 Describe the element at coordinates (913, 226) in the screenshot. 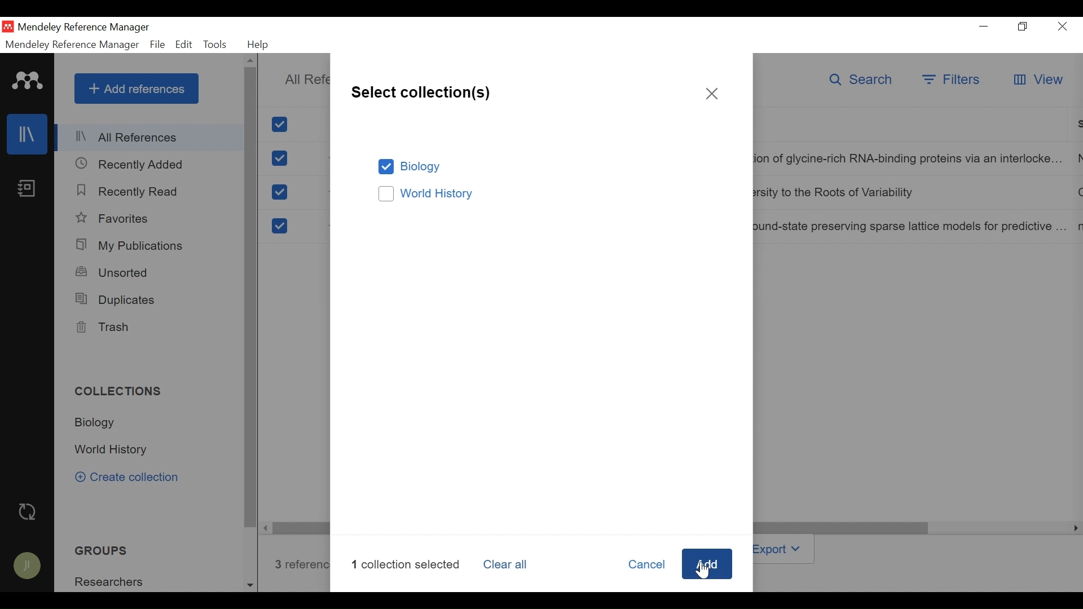

I see `Journal Title` at that location.